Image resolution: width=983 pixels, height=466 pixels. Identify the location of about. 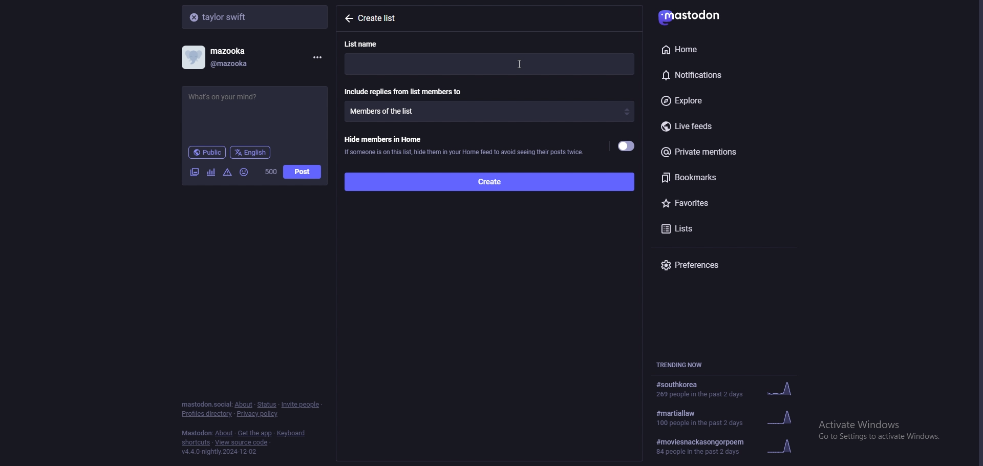
(225, 434).